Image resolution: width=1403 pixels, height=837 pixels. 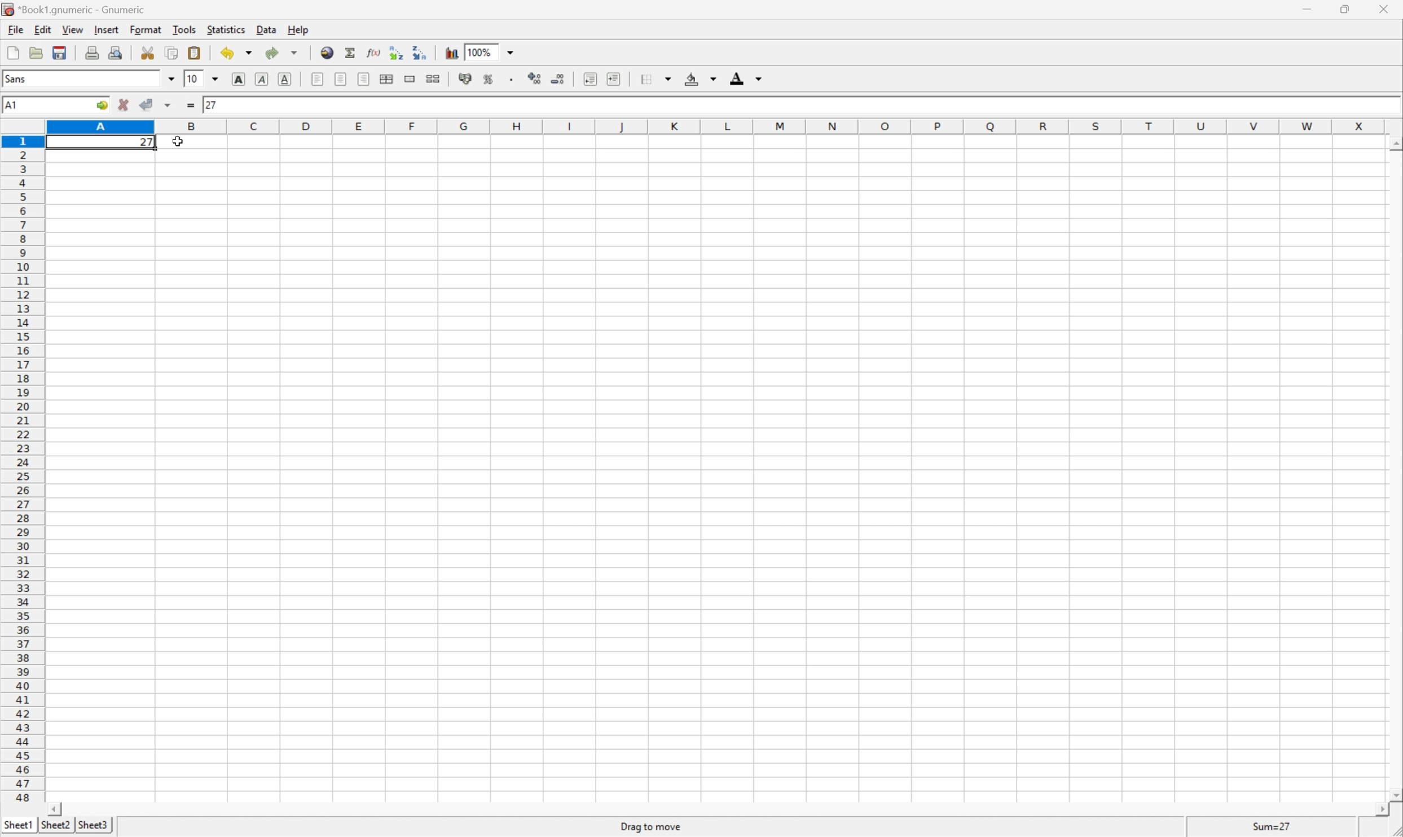 What do you see at coordinates (1376, 807) in the screenshot?
I see `Scroll Right` at bounding box center [1376, 807].